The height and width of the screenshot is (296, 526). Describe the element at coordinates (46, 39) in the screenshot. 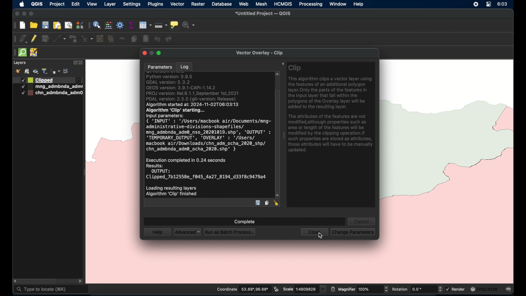

I see `save edits` at that location.